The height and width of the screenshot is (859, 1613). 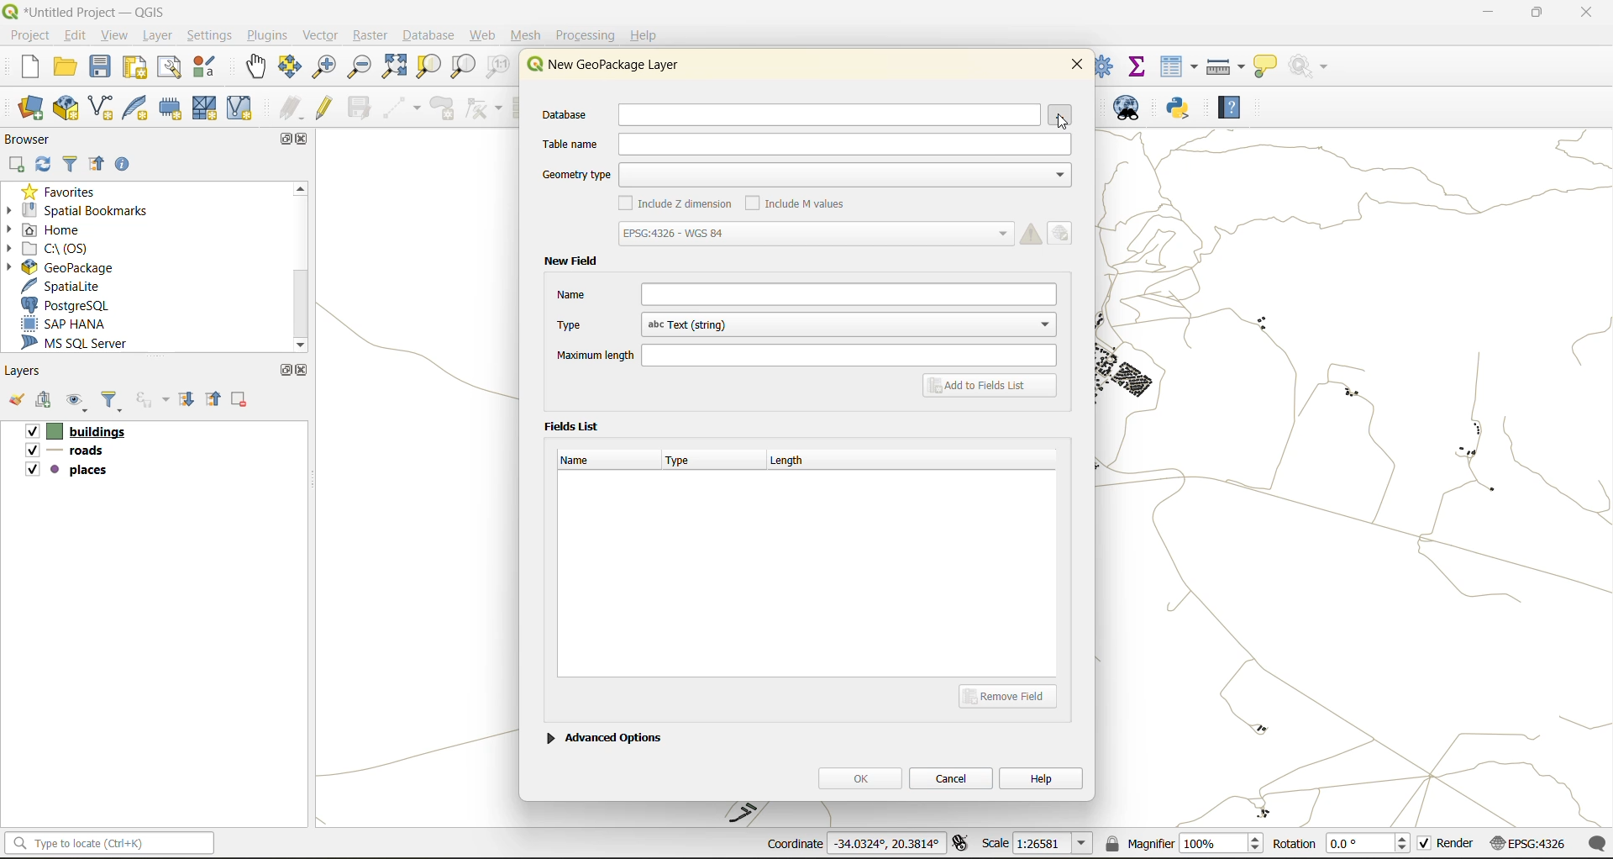 What do you see at coordinates (210, 35) in the screenshot?
I see `settings` at bounding box center [210, 35].